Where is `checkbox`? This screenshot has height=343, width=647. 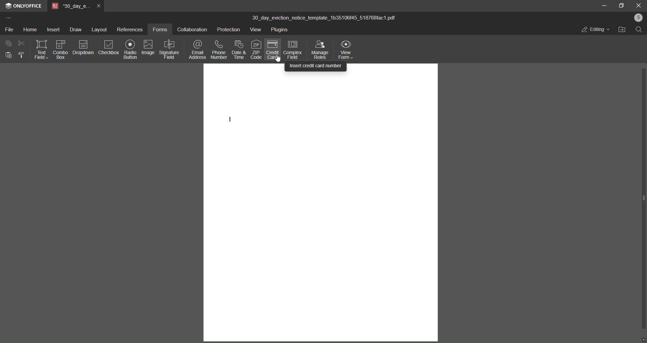
checkbox is located at coordinates (108, 49).